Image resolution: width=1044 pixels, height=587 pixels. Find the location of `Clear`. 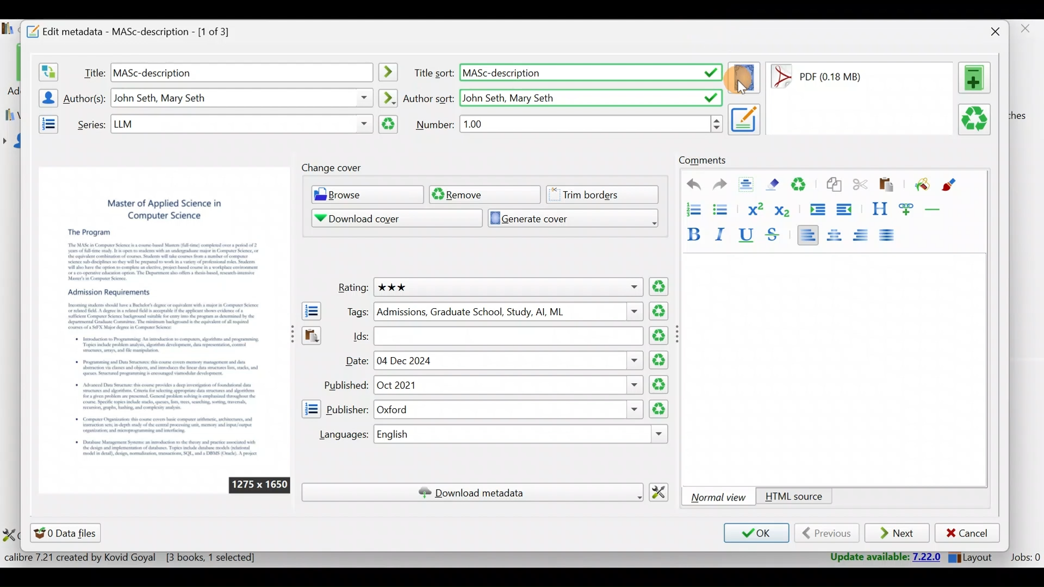

Clear is located at coordinates (803, 186).